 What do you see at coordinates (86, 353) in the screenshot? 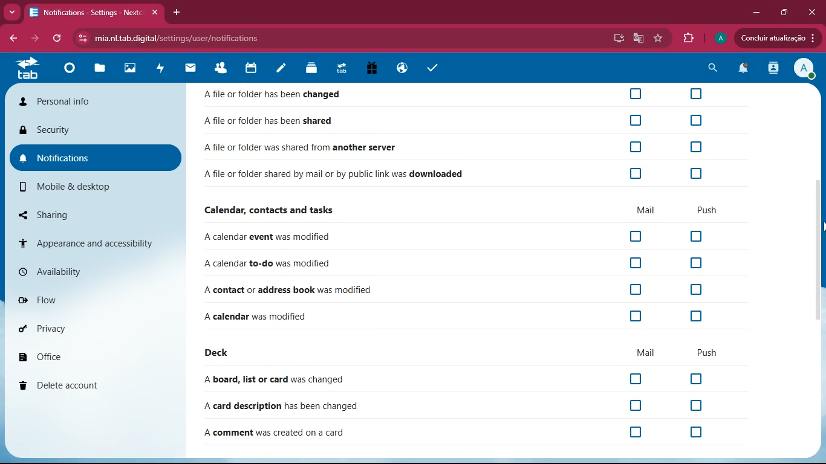
I see `office` at bounding box center [86, 353].